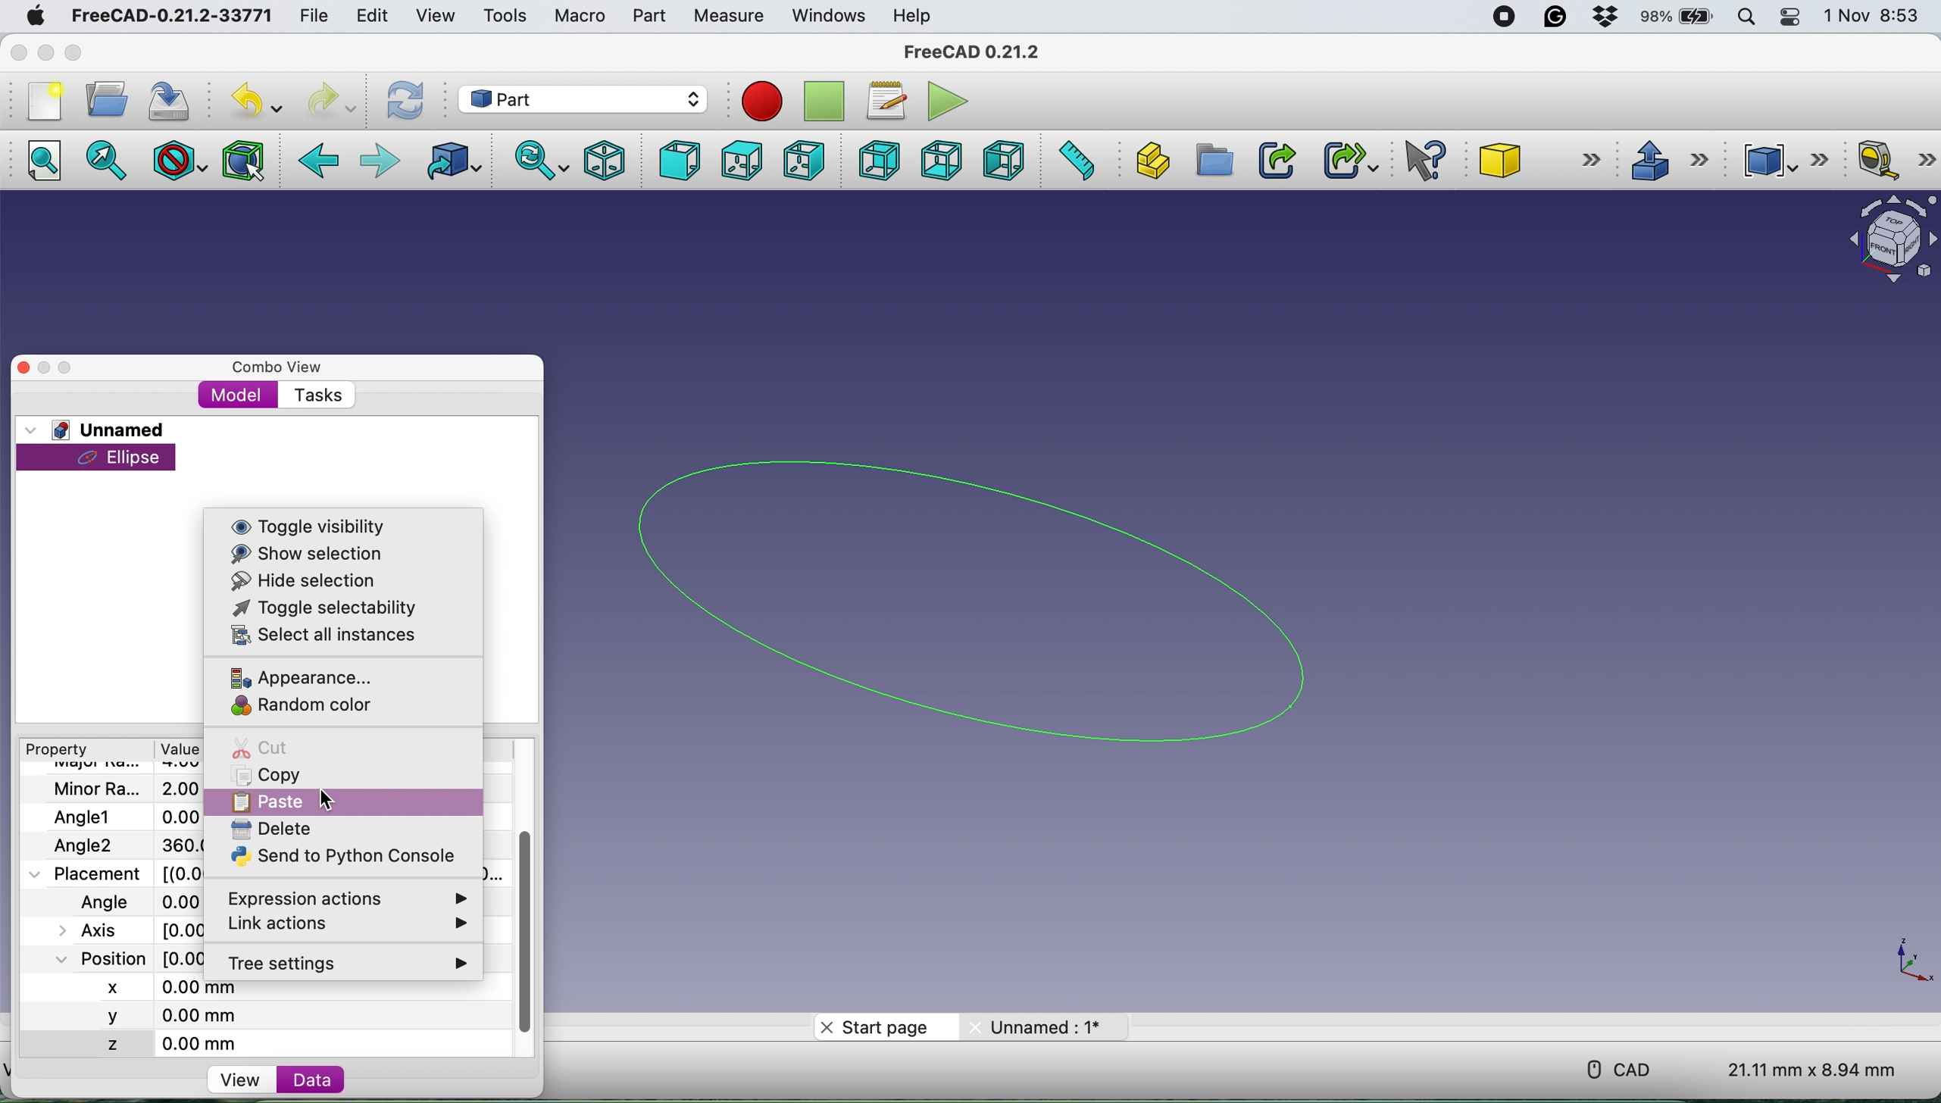 The width and height of the screenshot is (1941, 1103). Describe the element at coordinates (579, 17) in the screenshot. I see `macro` at that location.